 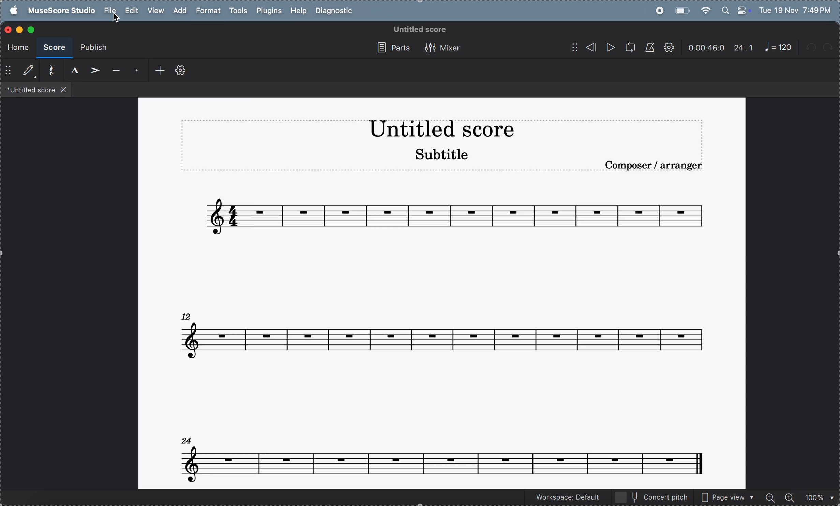 I want to click on apple widgets, so click(x=736, y=10).